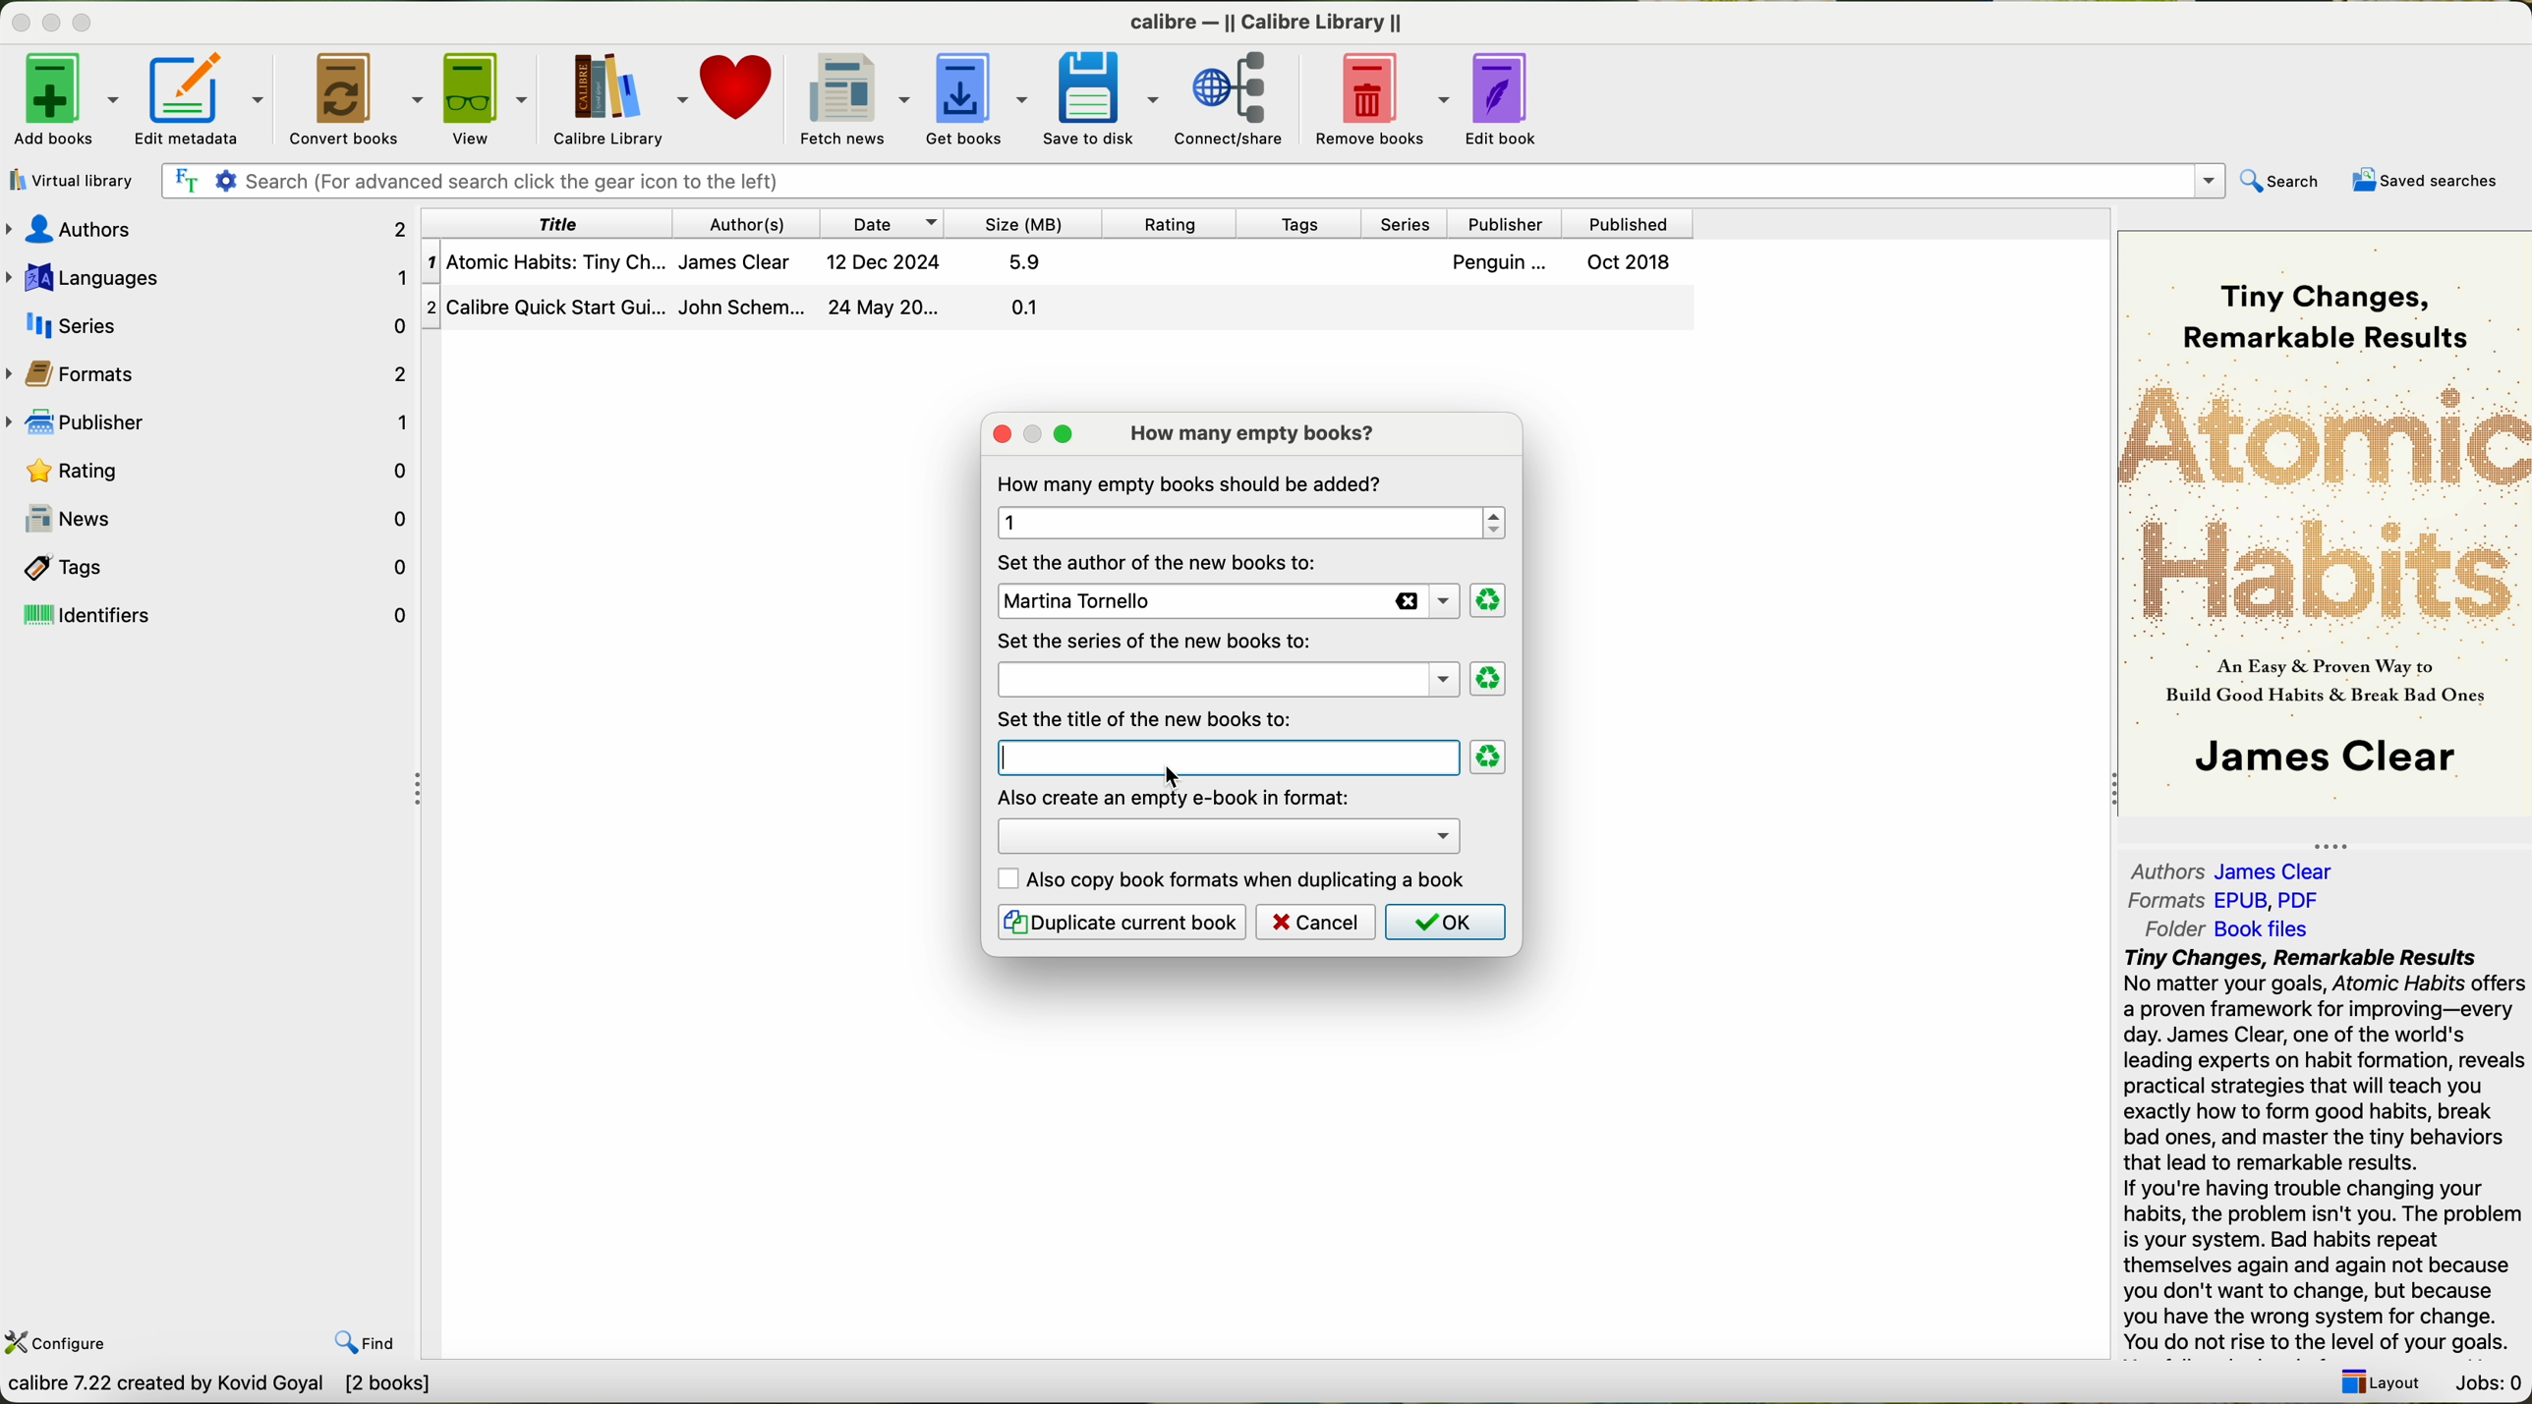 This screenshot has width=2532, height=1404. What do you see at coordinates (60, 1343) in the screenshot?
I see `configure` at bounding box center [60, 1343].